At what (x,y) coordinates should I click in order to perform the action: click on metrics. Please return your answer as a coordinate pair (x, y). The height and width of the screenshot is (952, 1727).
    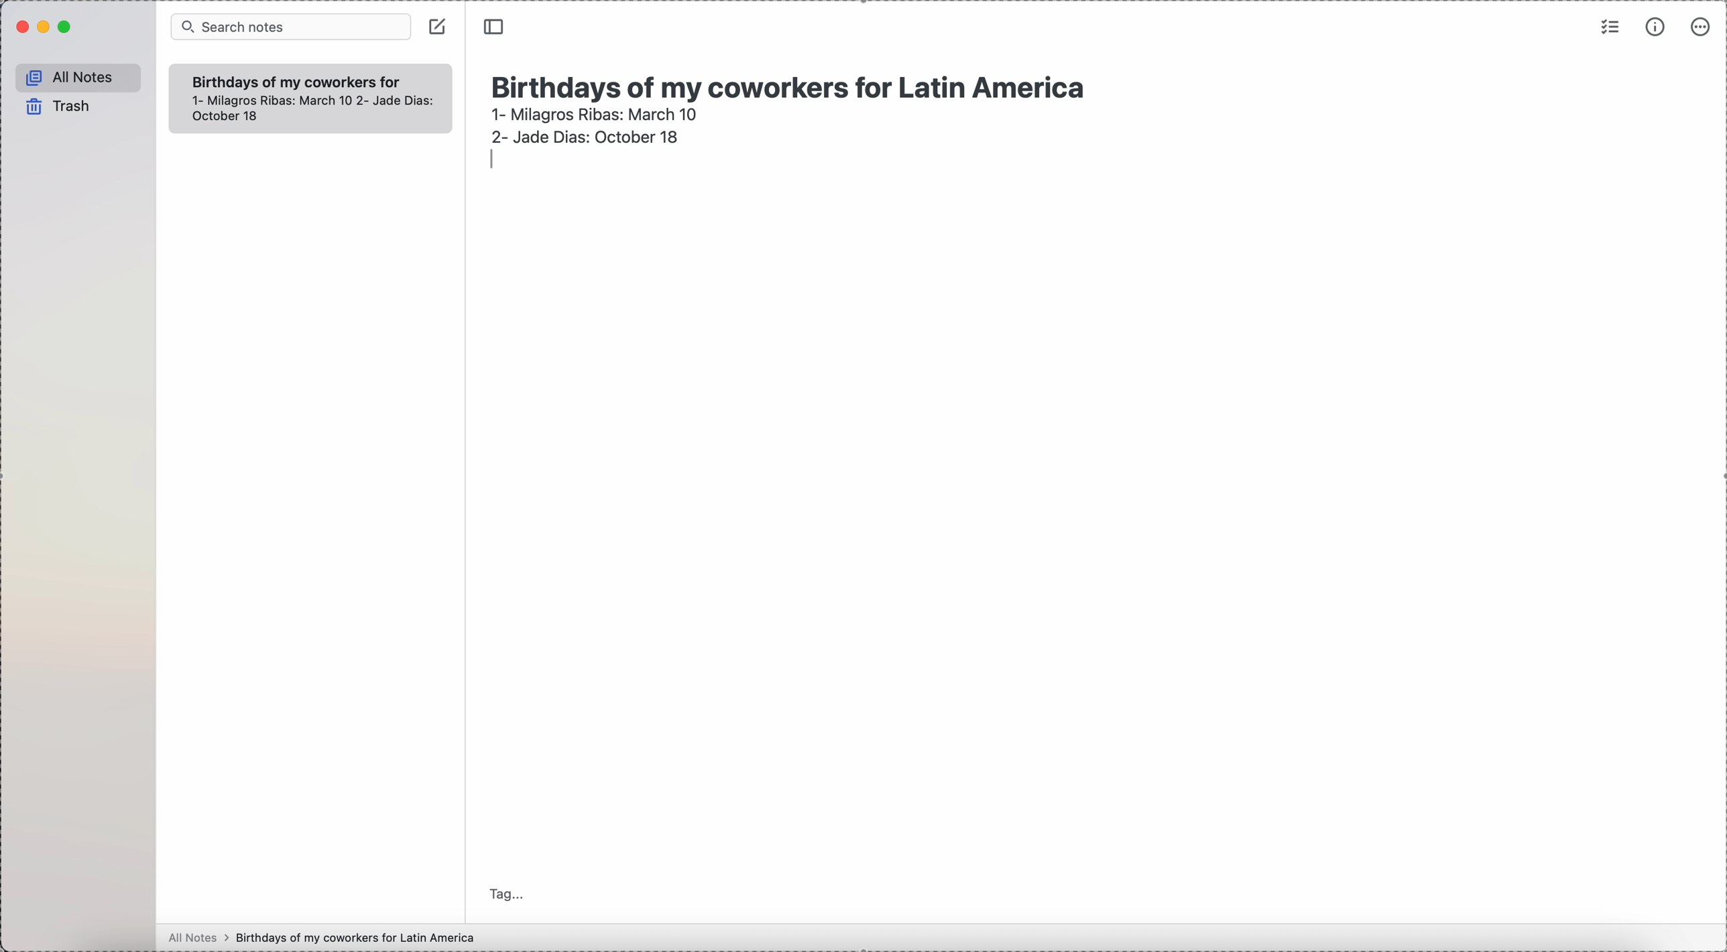
    Looking at the image, I should click on (1657, 26).